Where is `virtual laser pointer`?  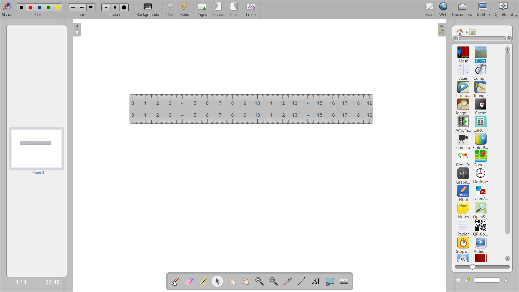 virtual laser pointer is located at coordinates (287, 281).